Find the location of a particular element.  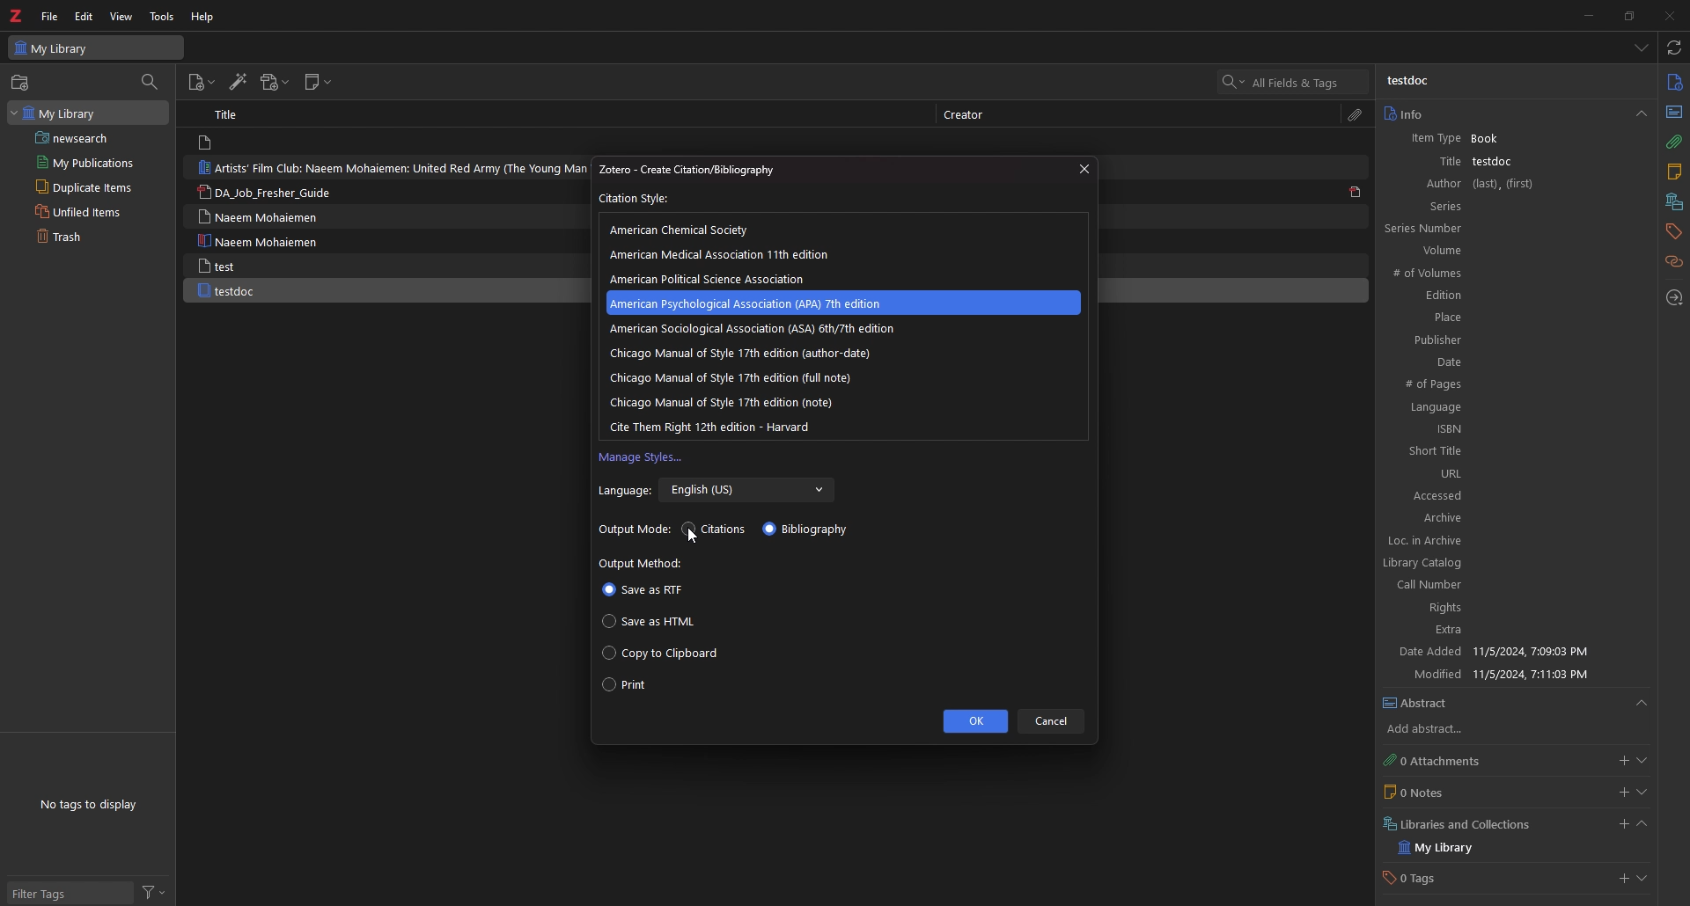

add attachment is located at coordinates (1620, 761).